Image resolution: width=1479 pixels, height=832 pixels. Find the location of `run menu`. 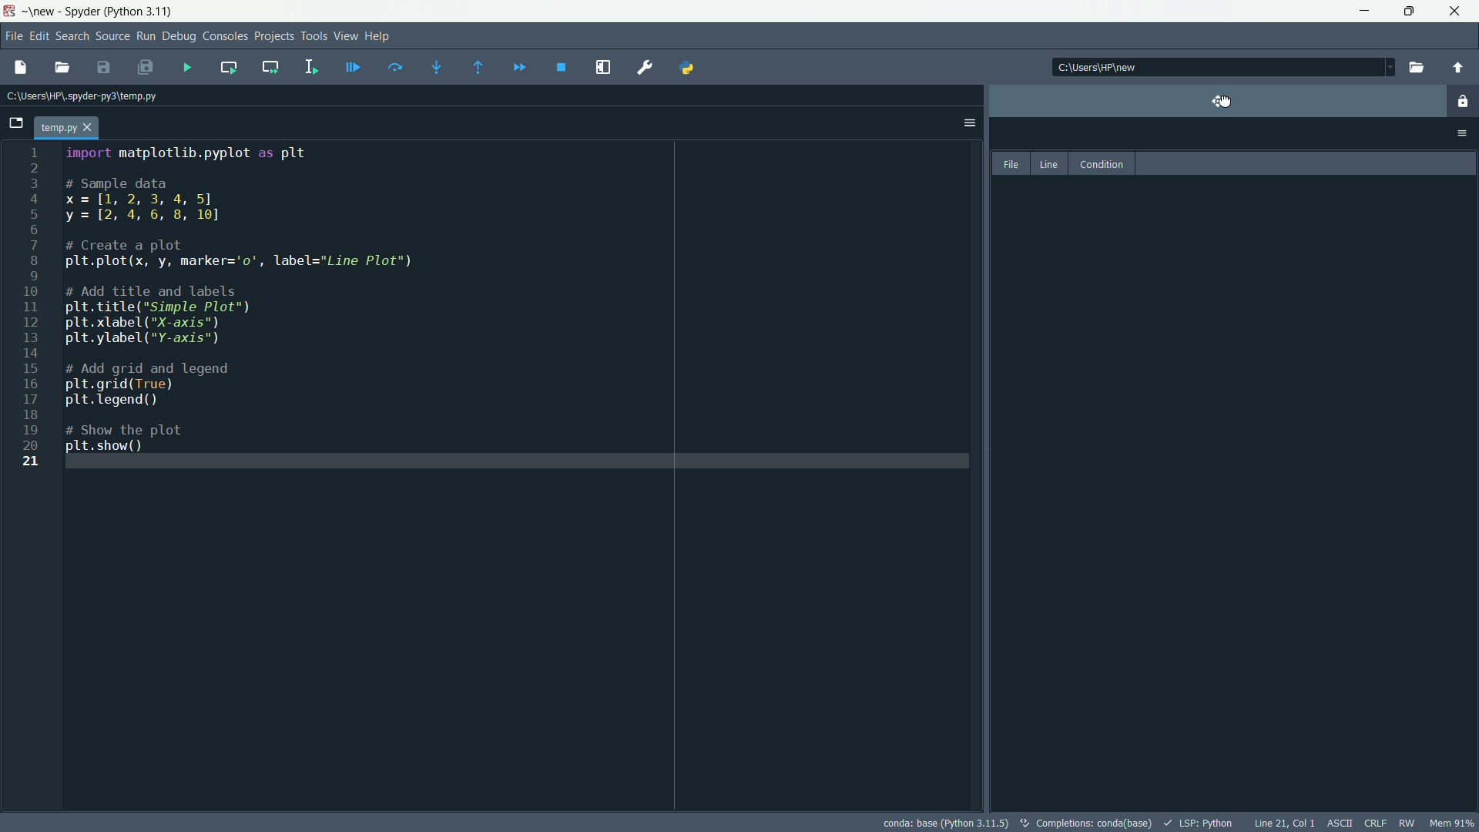

run menu is located at coordinates (144, 36).